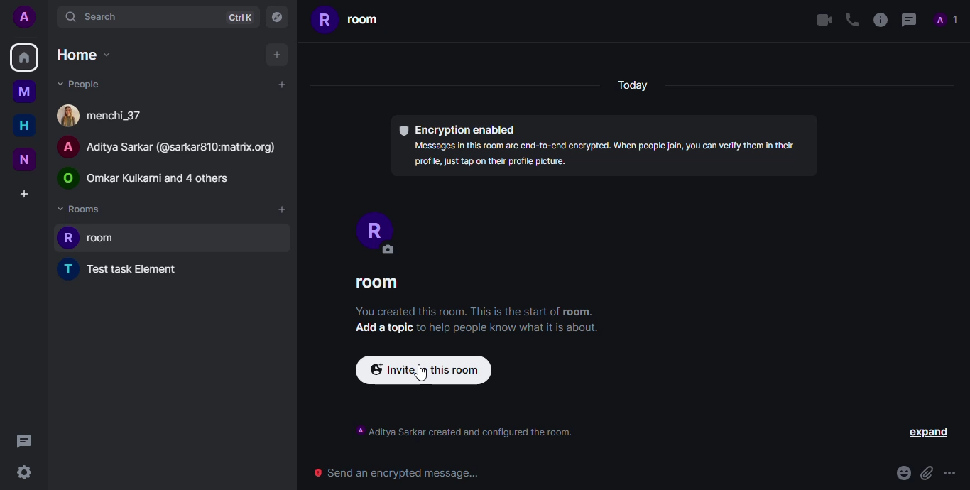 The height and width of the screenshot is (490, 970). Describe the element at coordinates (278, 55) in the screenshot. I see `add` at that location.